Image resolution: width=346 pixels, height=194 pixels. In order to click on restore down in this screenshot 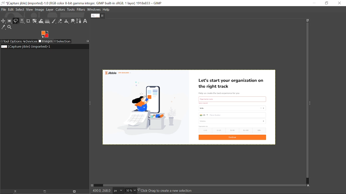, I will do `click(326, 3)`.